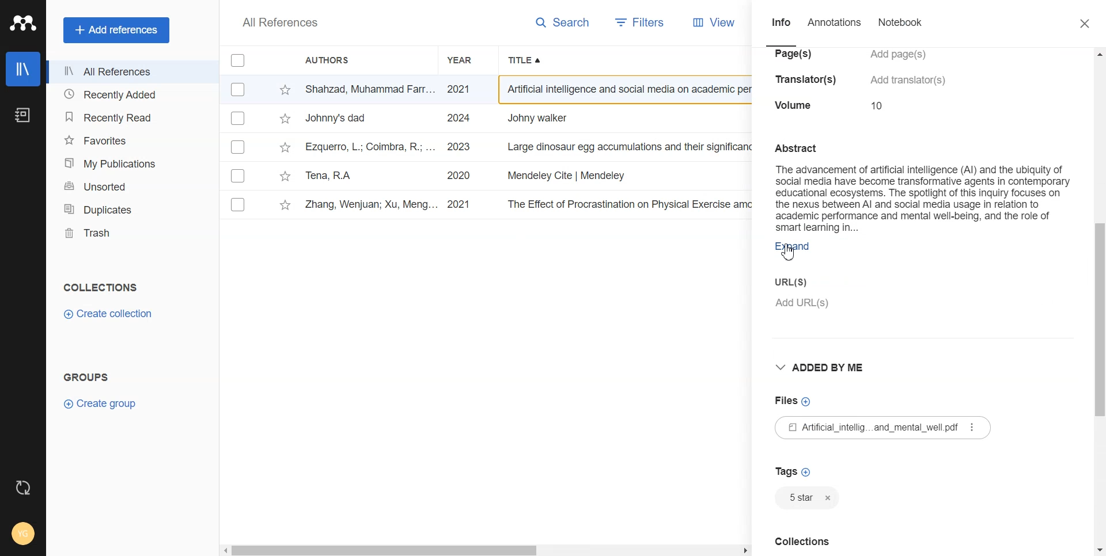 The image size is (1106, 556). I want to click on star, so click(286, 176).